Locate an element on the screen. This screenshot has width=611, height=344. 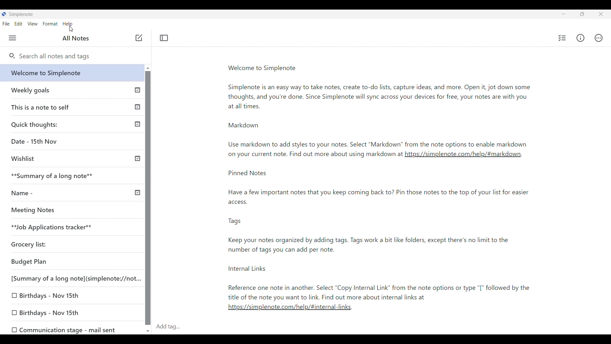
This is a note to self is located at coordinates (64, 110).